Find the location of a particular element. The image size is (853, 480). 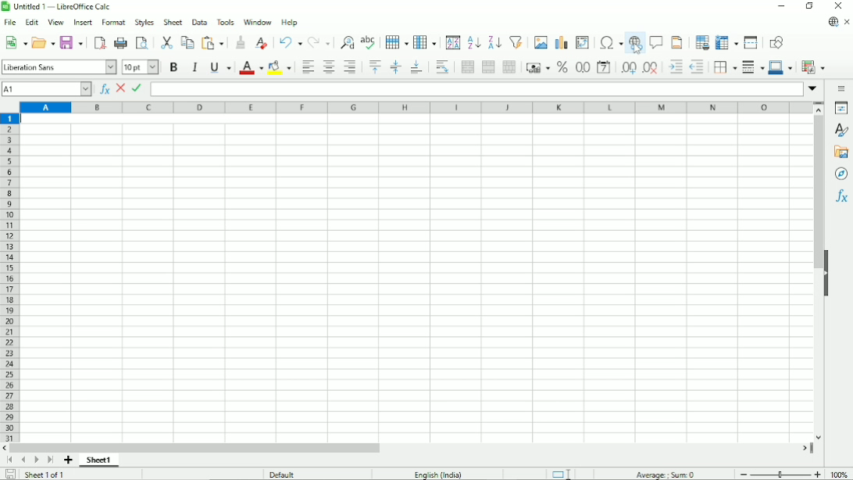

Unmerge cells is located at coordinates (509, 66).